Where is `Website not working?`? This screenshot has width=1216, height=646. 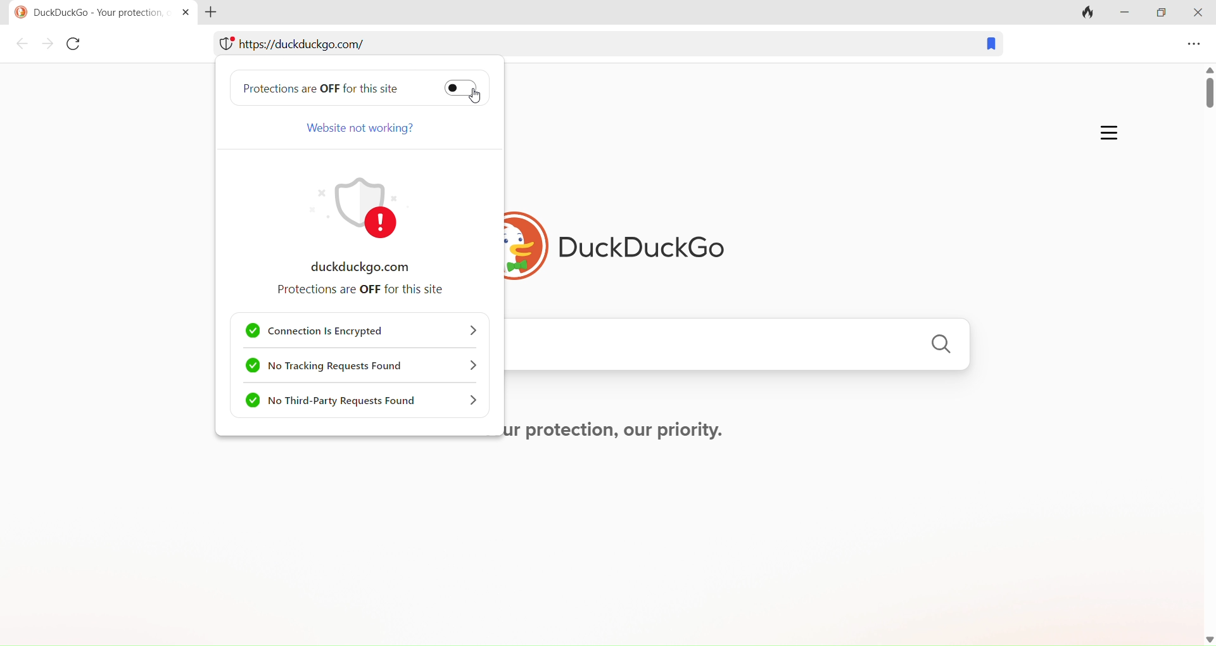 Website not working? is located at coordinates (364, 129).